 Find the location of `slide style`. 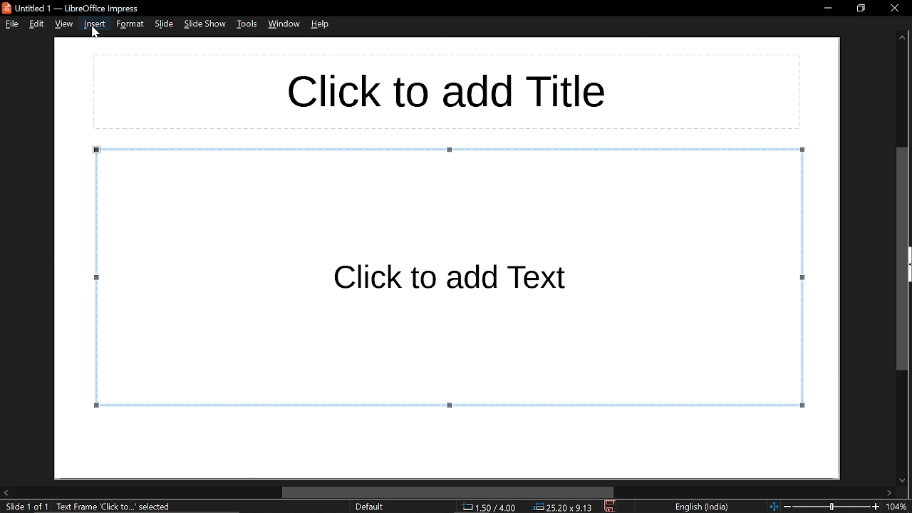

slide style is located at coordinates (369, 507).